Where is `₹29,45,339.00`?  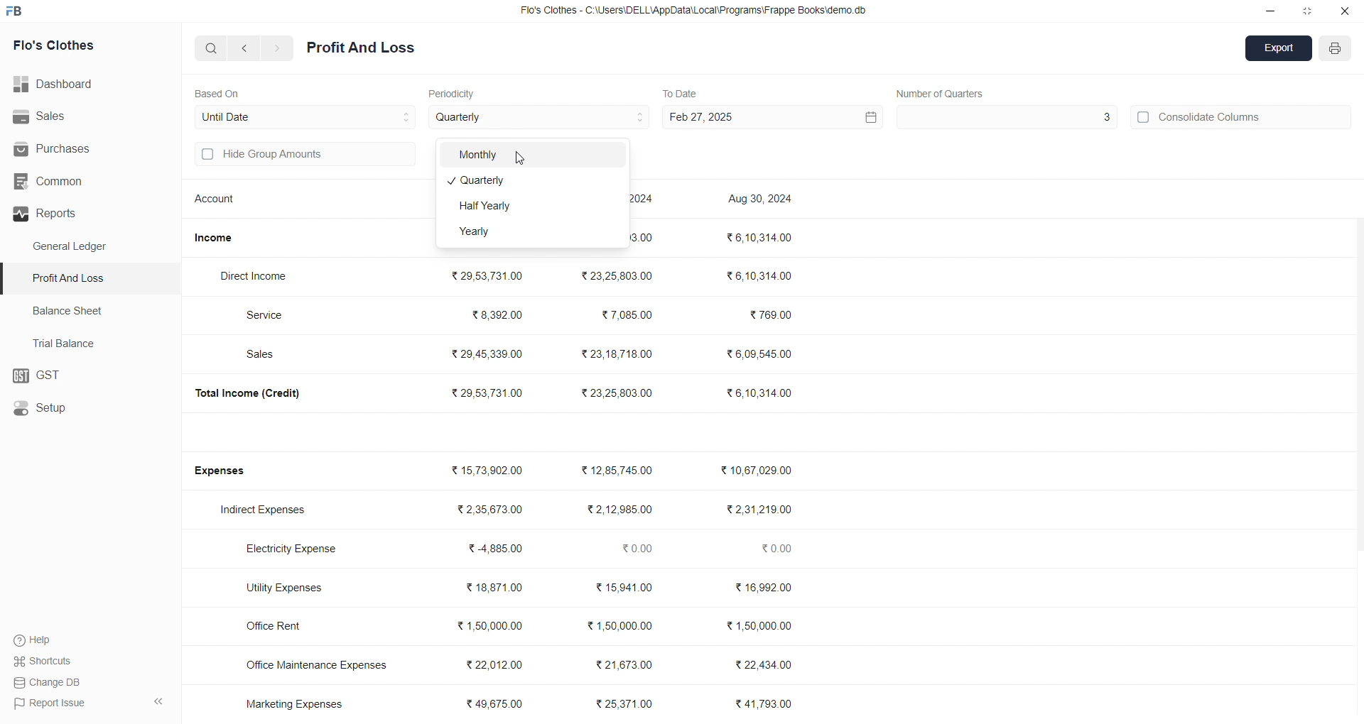 ₹29,45,339.00 is located at coordinates (489, 355).